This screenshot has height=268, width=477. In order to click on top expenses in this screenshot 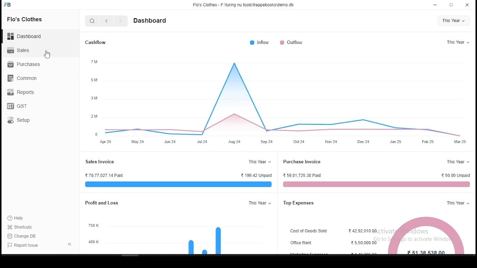, I will do `click(304, 203)`.